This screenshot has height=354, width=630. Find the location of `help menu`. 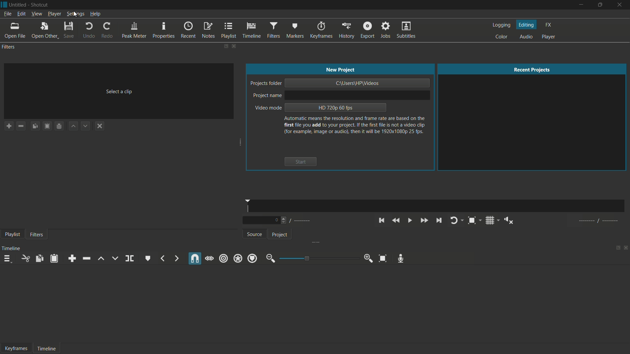

help menu is located at coordinates (95, 14).